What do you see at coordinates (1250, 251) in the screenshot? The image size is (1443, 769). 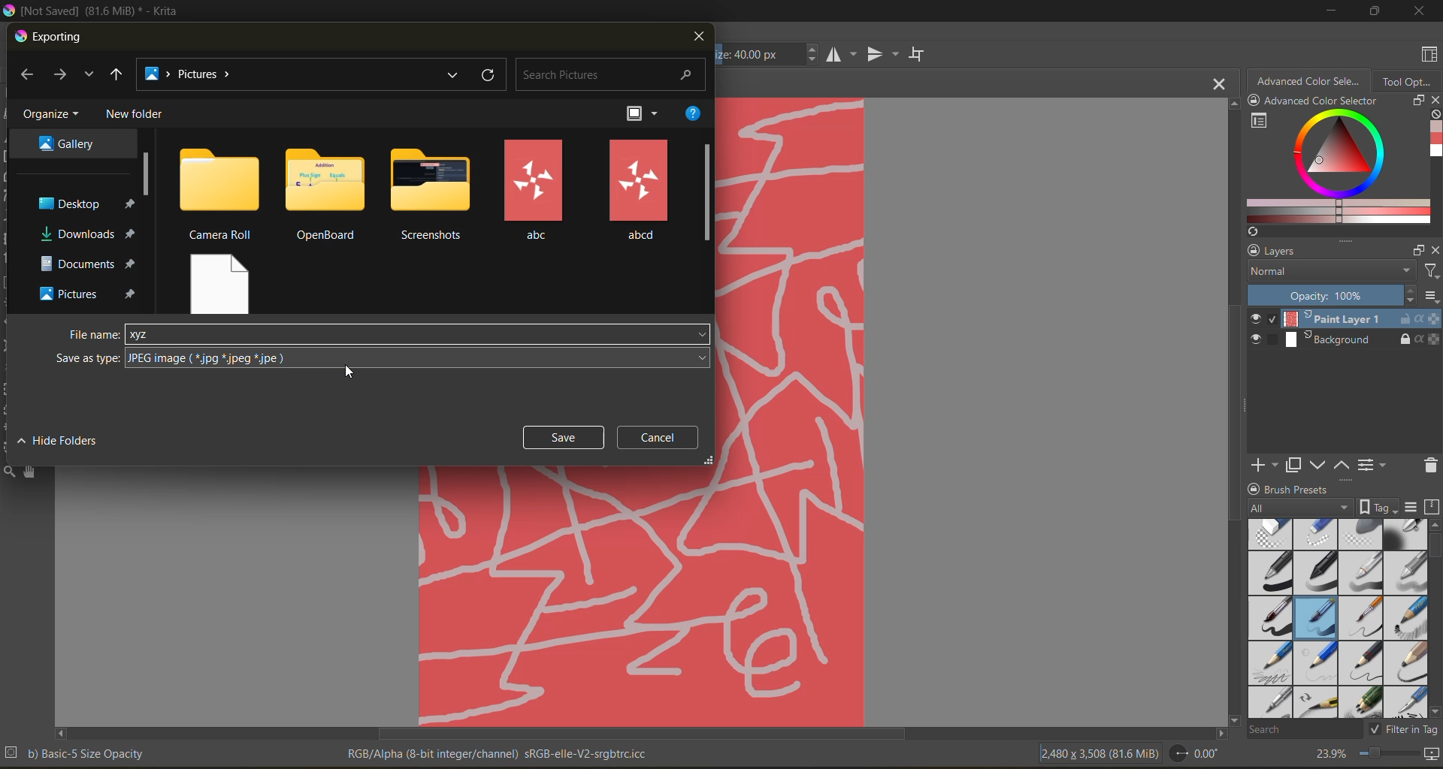 I see `lock/unlock docker` at bounding box center [1250, 251].